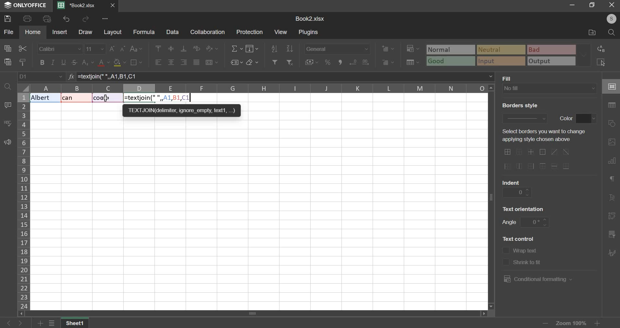  I want to click on add sheets, so click(40, 323).